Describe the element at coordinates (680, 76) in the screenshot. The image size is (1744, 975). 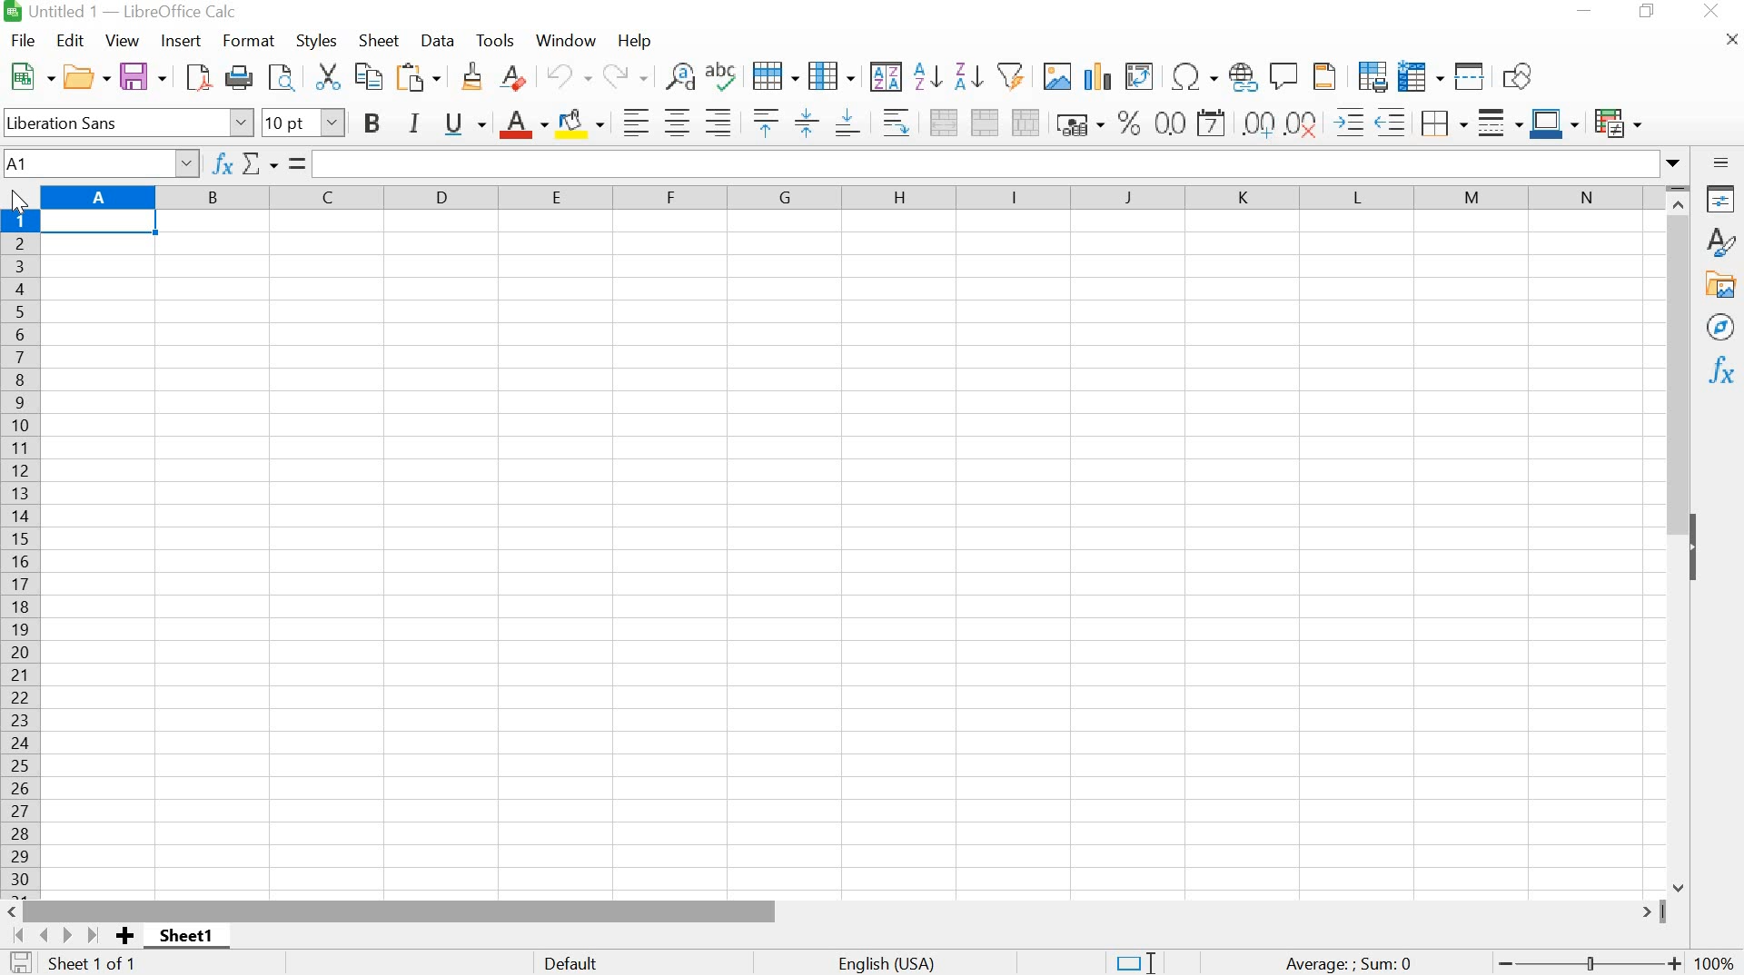
I see `Find and Replace` at that location.